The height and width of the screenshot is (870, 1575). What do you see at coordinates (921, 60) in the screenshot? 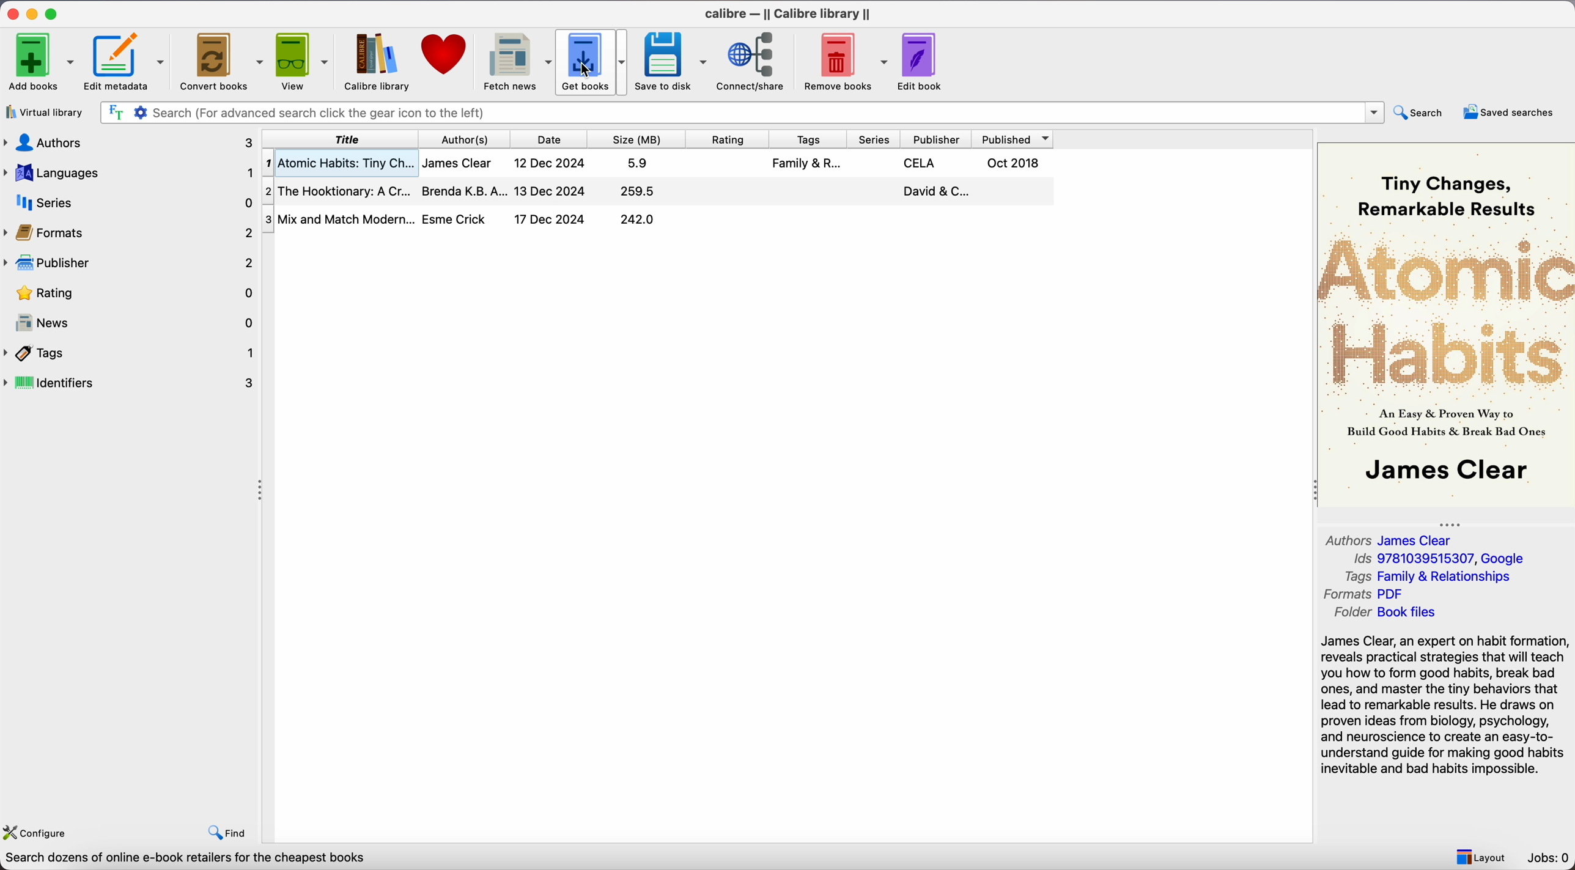
I see `edit book` at bounding box center [921, 60].